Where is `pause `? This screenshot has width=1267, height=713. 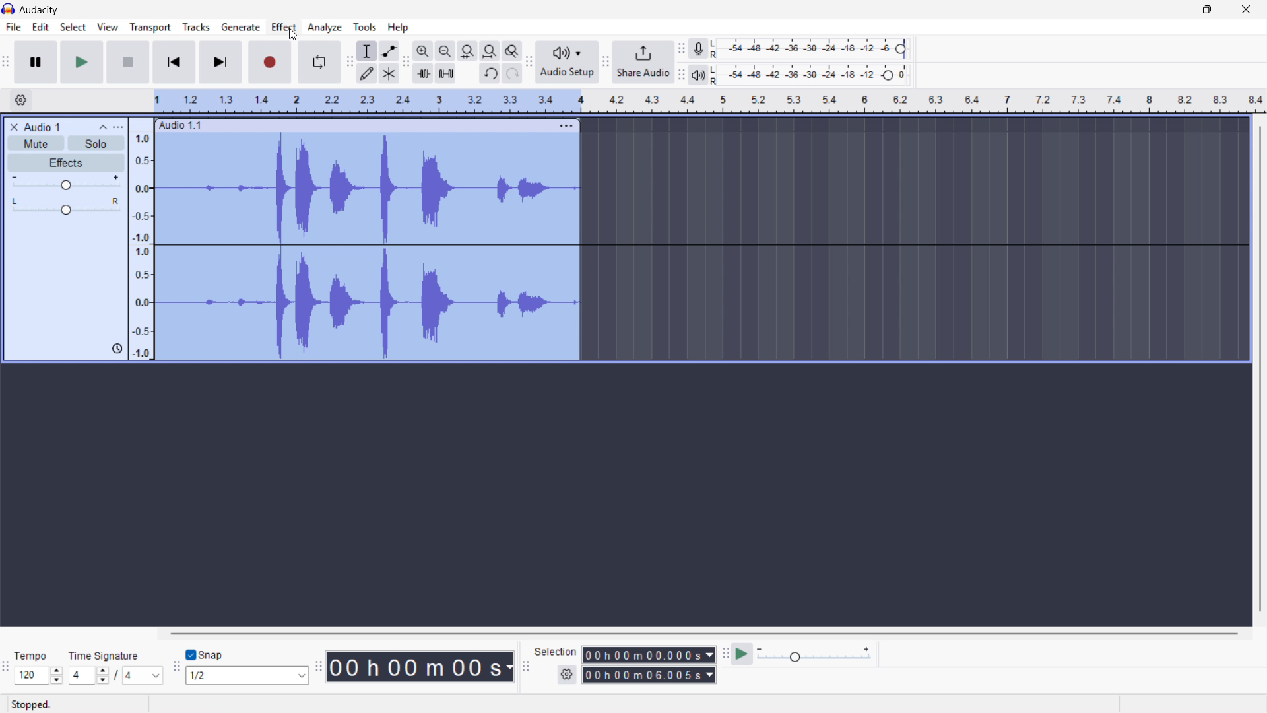
pause  is located at coordinates (35, 61).